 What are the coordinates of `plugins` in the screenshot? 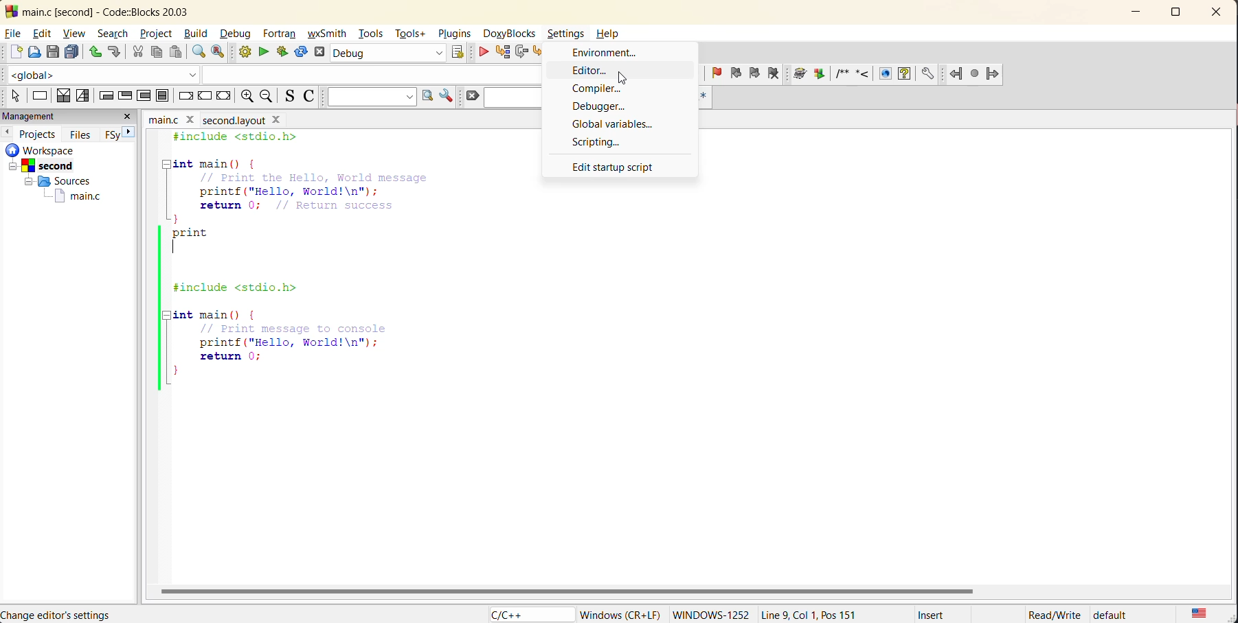 It's located at (455, 34).